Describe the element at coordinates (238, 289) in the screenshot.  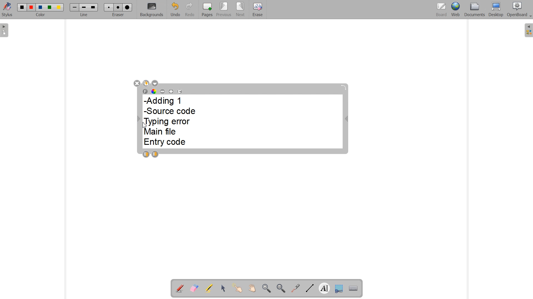
I see `Interact with items` at that location.